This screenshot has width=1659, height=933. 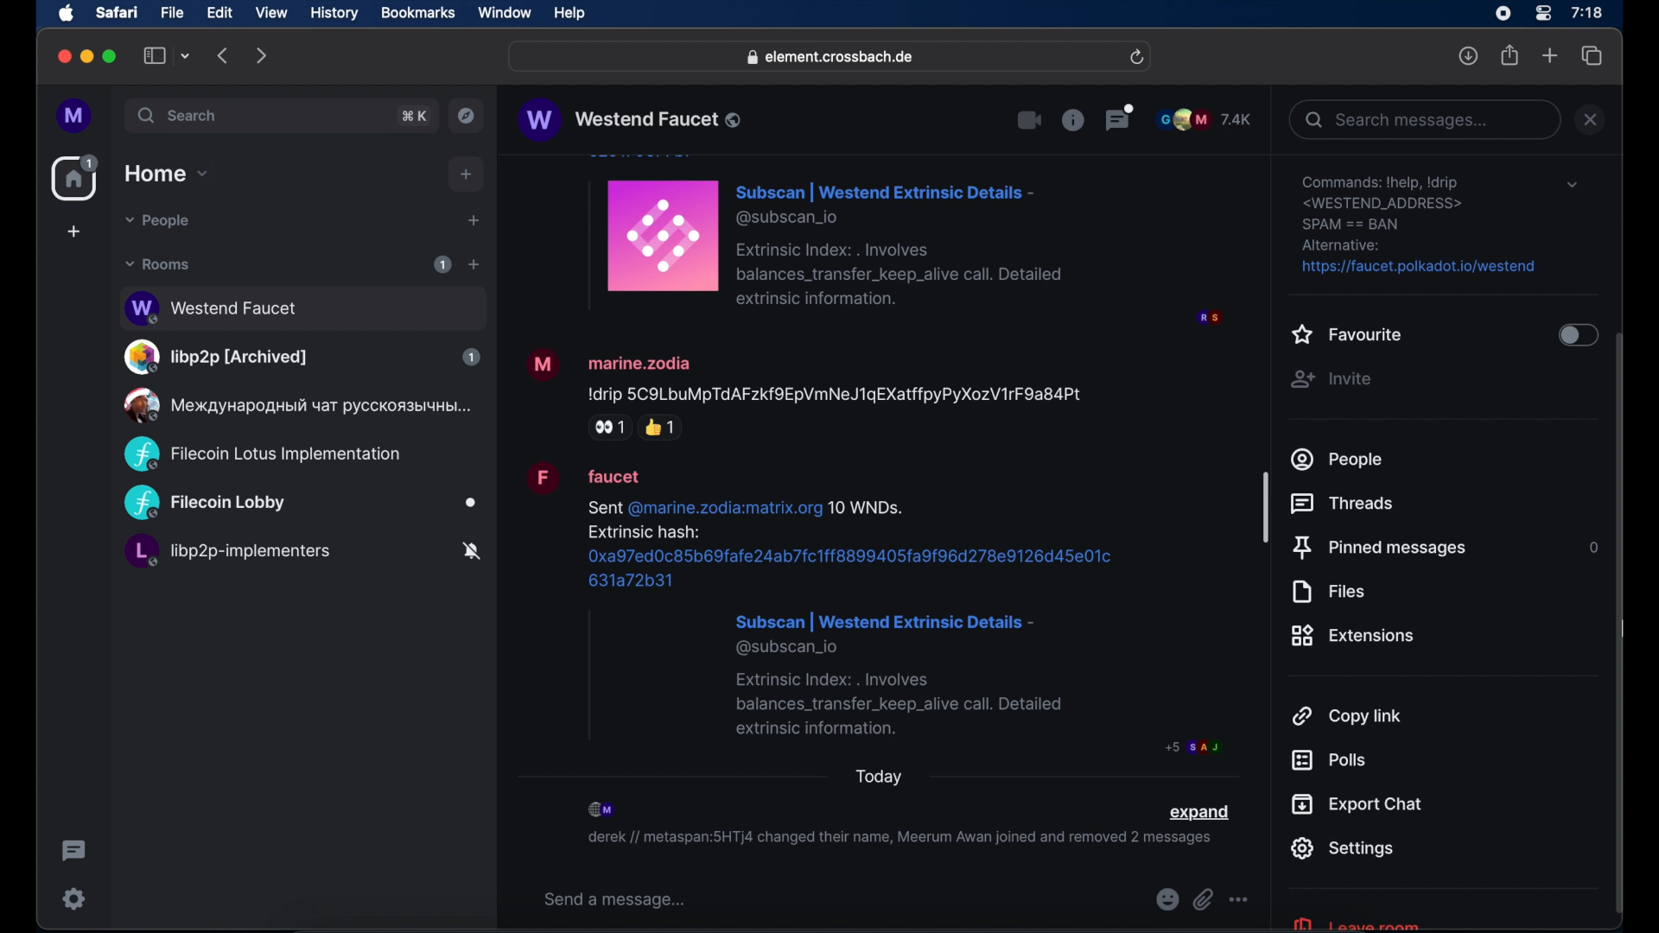 I want to click on downloads, so click(x=1469, y=55).